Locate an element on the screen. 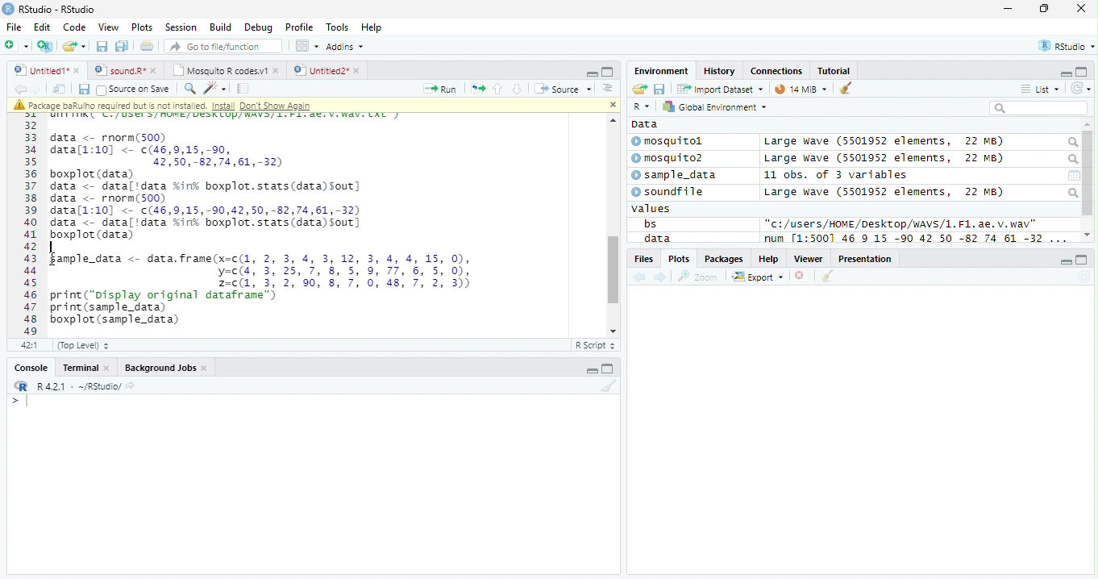  42:1 is located at coordinates (29, 344).